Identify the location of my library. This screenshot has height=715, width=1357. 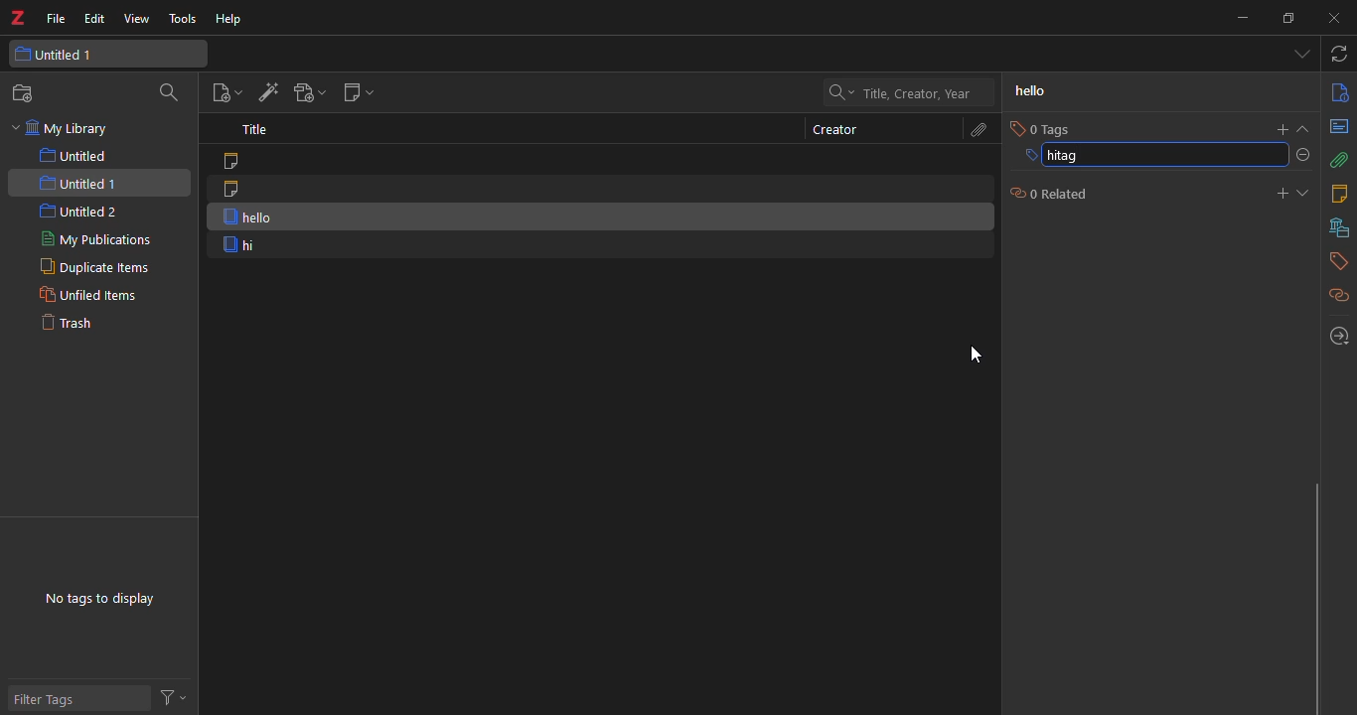
(67, 129).